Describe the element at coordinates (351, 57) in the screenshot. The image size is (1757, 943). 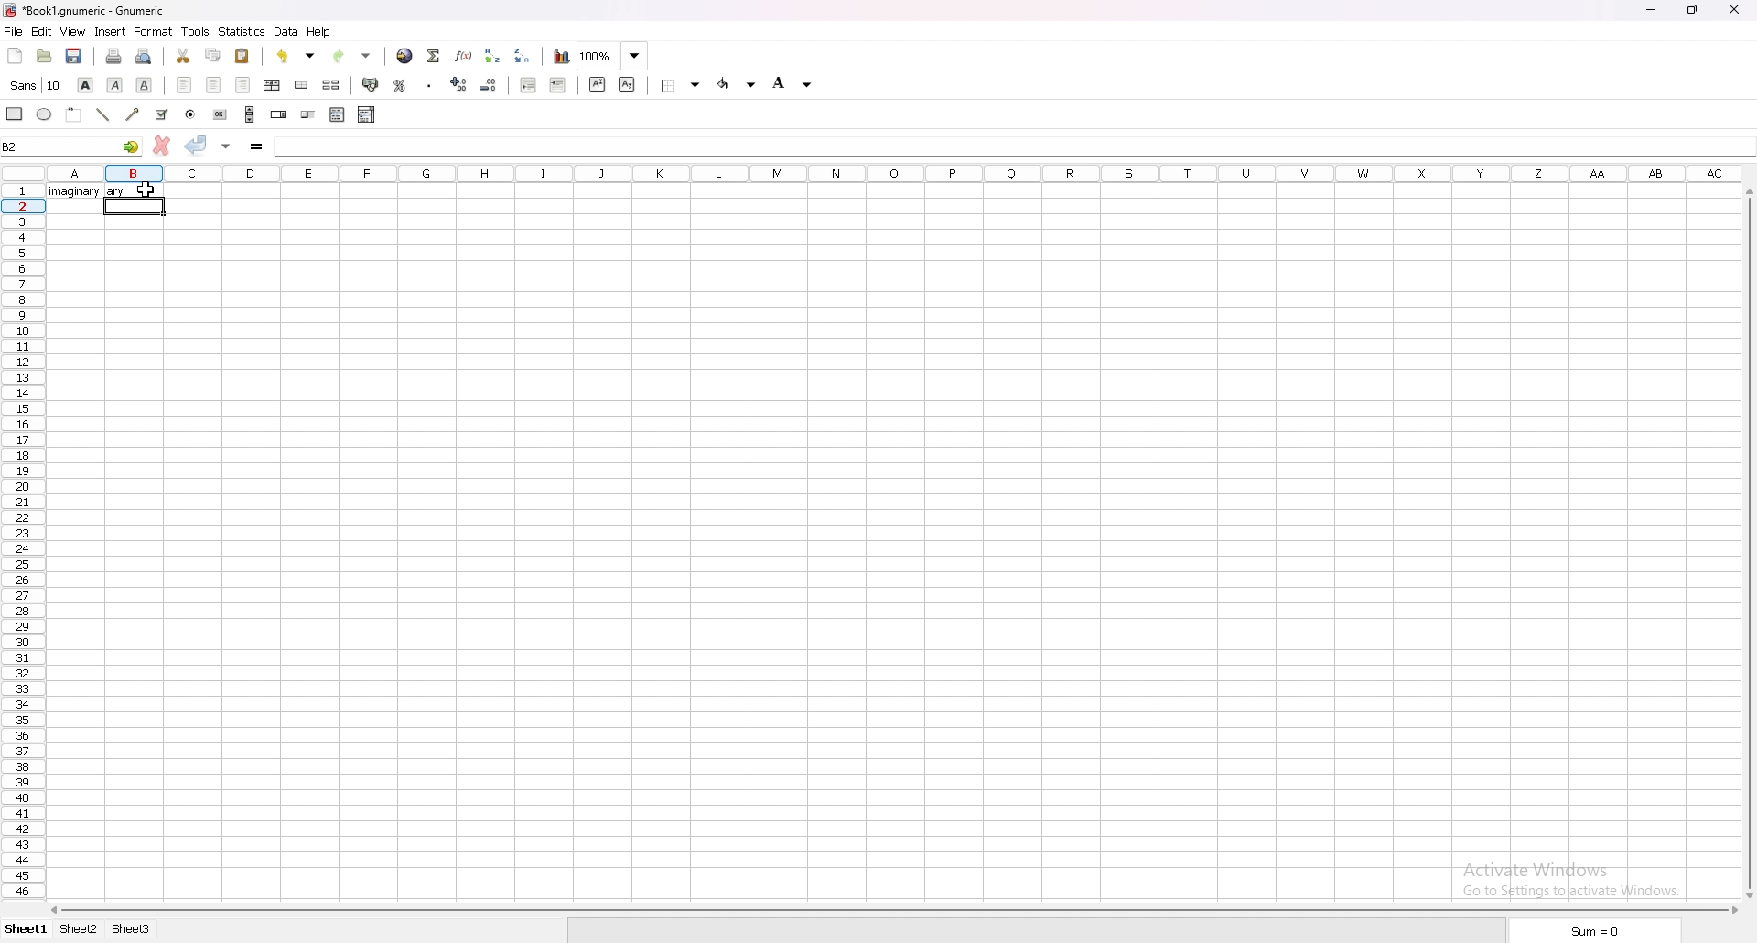
I see `redo` at that location.